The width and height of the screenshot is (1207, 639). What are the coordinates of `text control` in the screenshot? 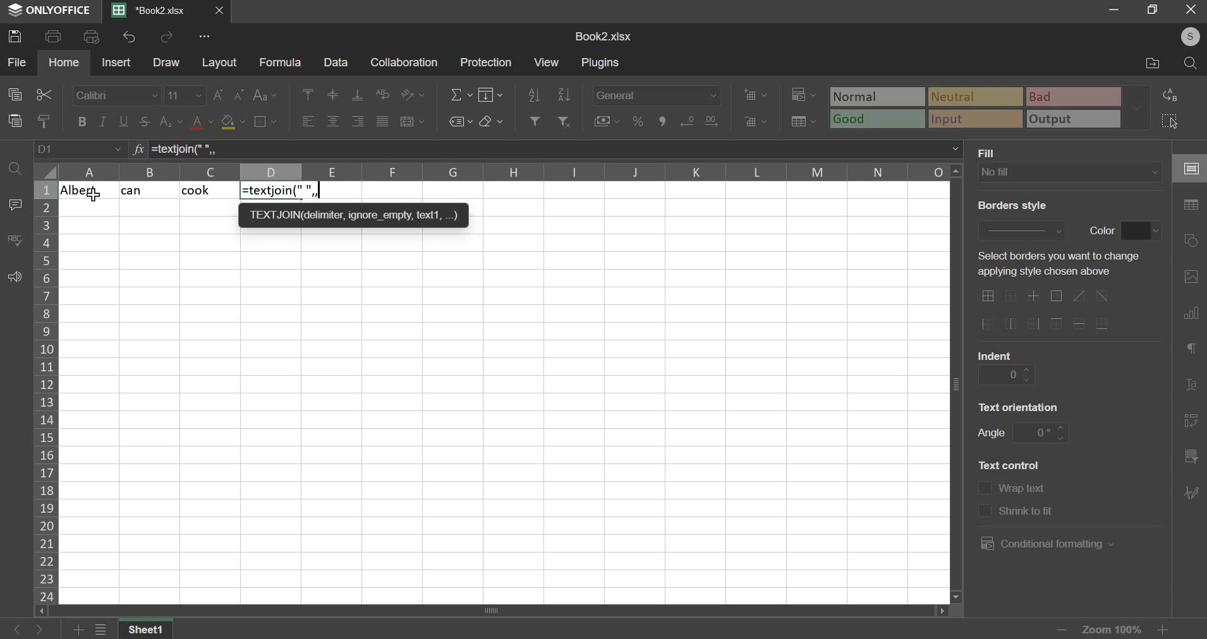 It's located at (984, 499).